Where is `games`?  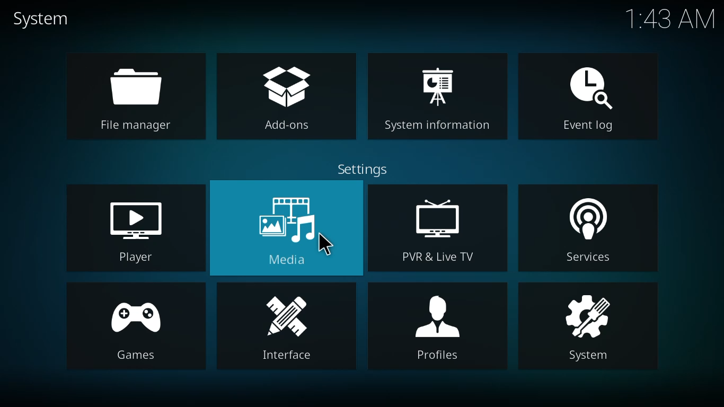 games is located at coordinates (136, 328).